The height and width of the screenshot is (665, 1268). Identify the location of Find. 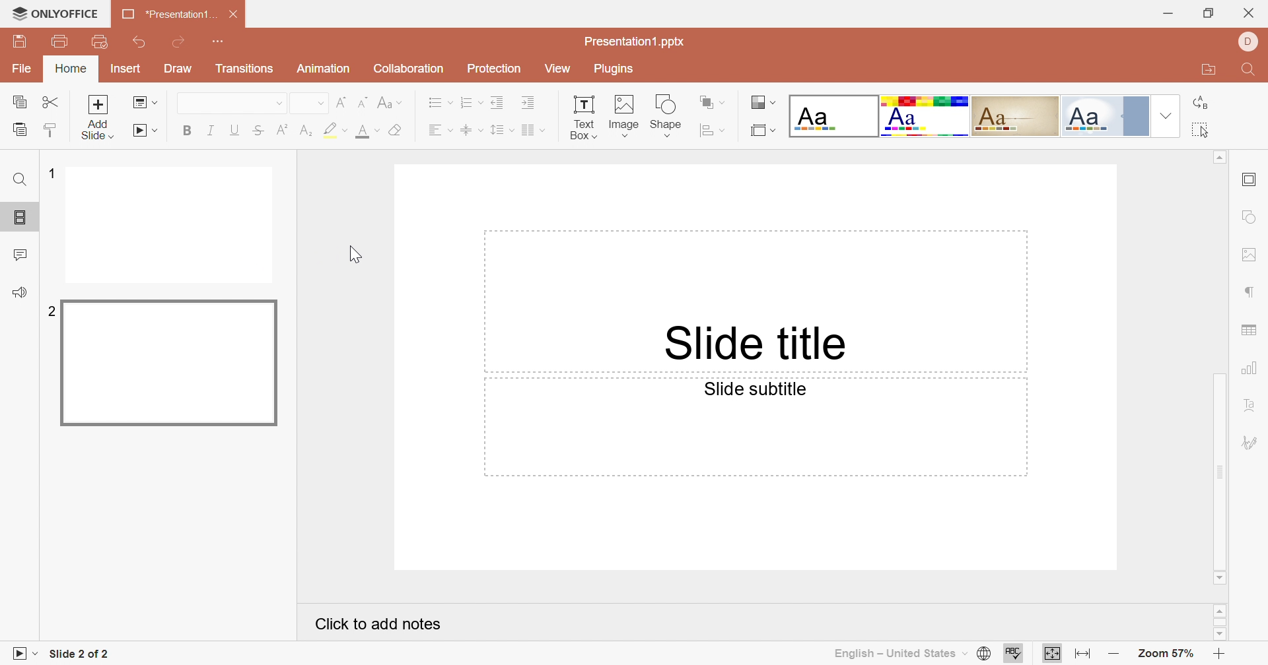
(1252, 71).